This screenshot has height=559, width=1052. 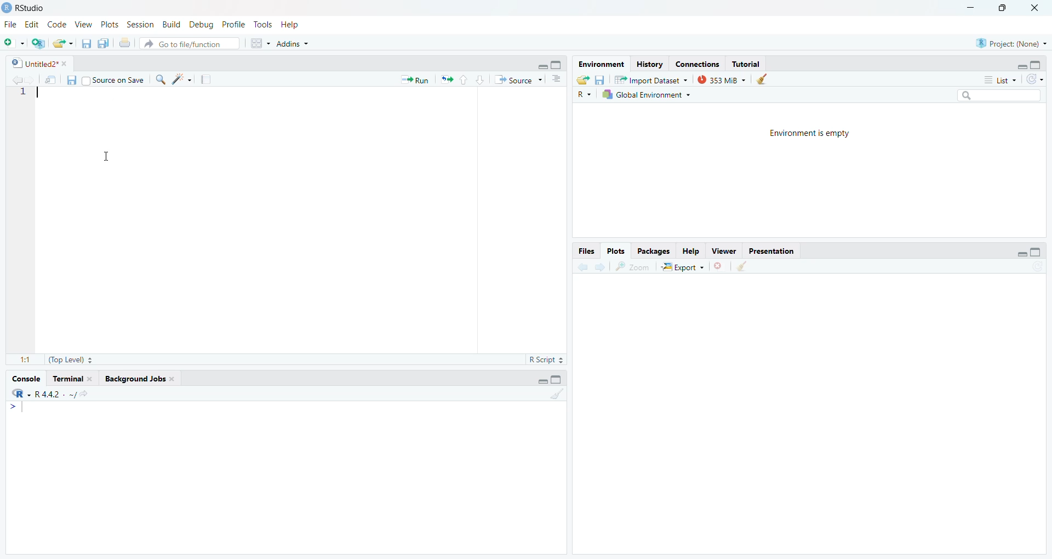 I want to click on  RStudio, so click(x=26, y=7).